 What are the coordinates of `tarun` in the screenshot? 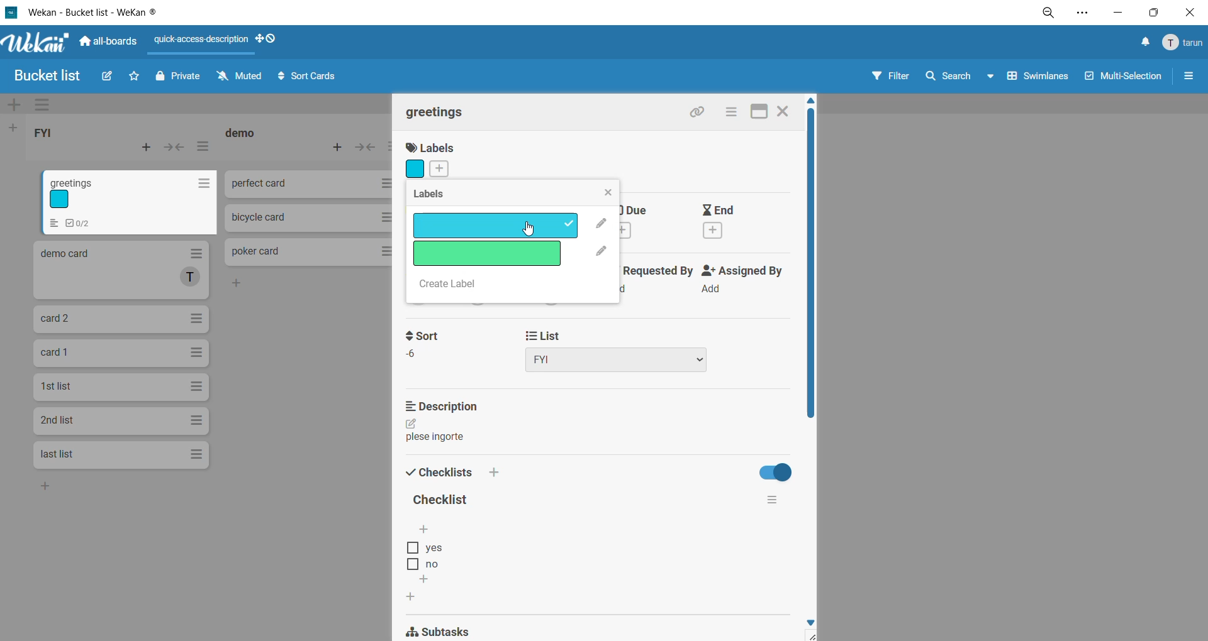 It's located at (1183, 43).